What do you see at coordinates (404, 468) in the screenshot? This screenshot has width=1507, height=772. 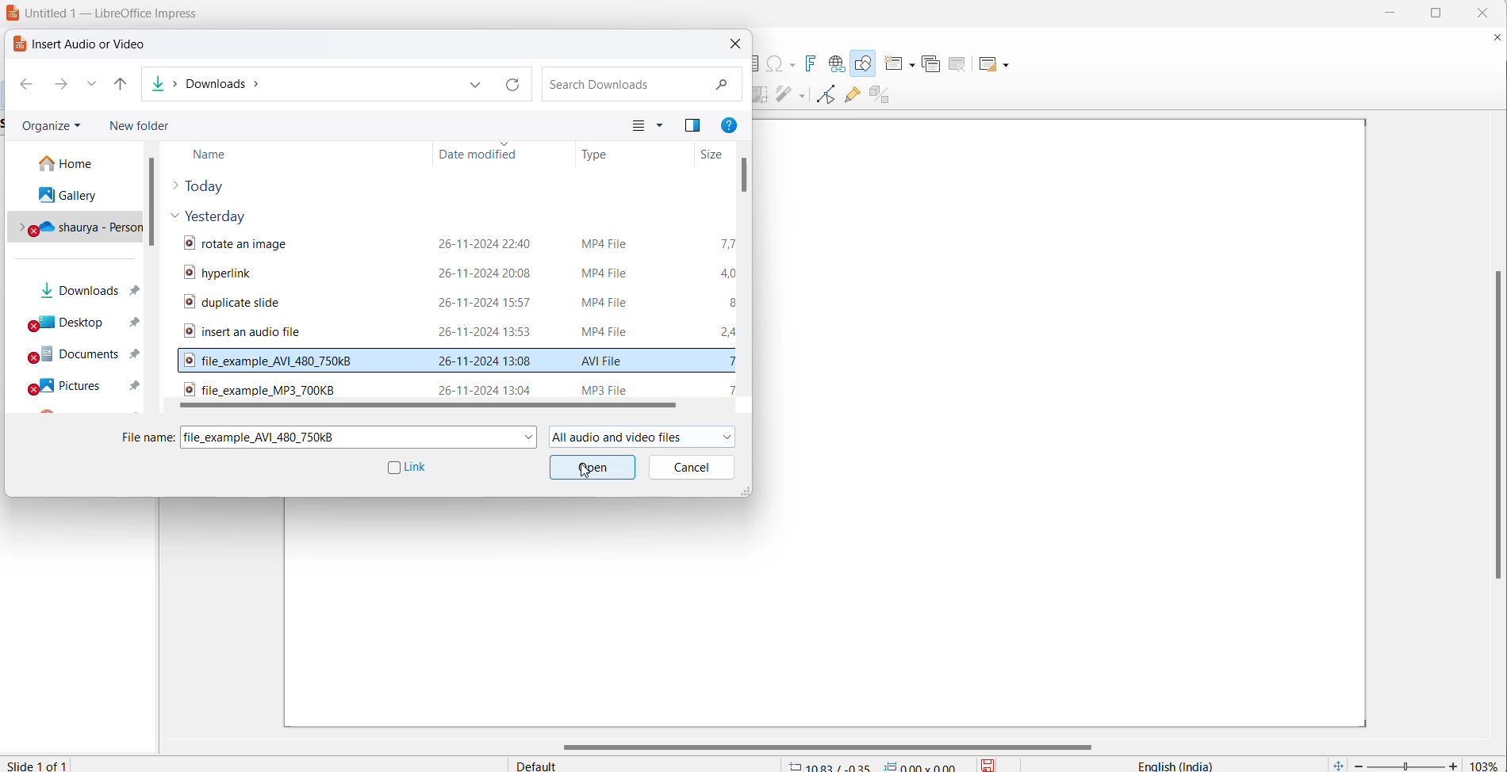 I see `link checkbox` at bounding box center [404, 468].